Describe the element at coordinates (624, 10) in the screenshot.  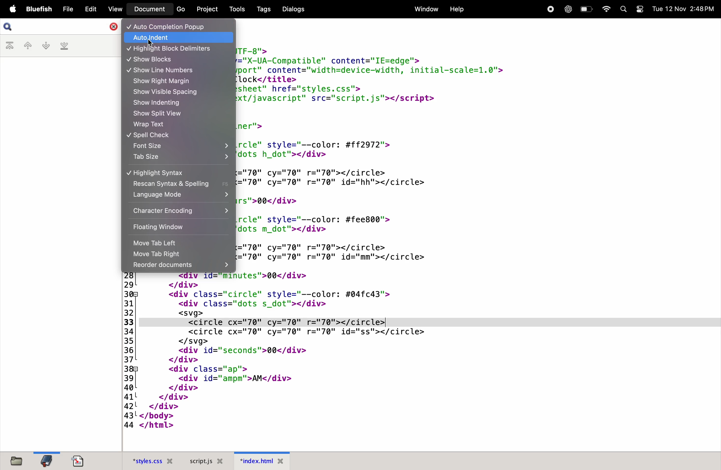
I see `search` at that location.